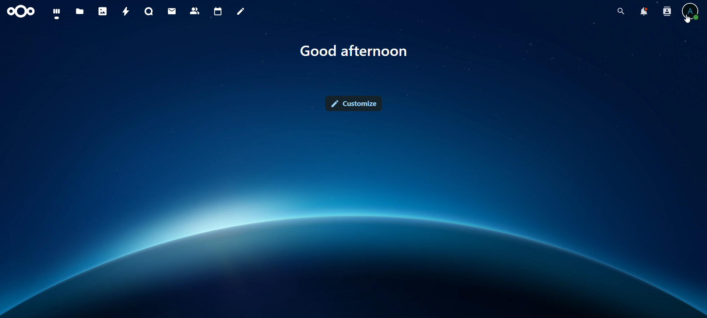 The width and height of the screenshot is (707, 318). Describe the element at coordinates (195, 10) in the screenshot. I see `contacts` at that location.